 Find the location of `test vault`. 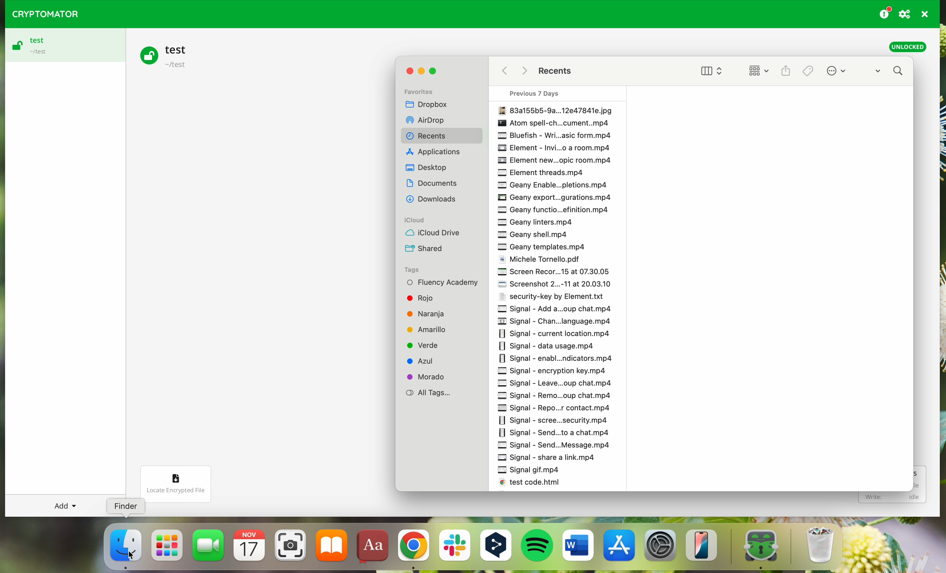

test vault is located at coordinates (63, 45).